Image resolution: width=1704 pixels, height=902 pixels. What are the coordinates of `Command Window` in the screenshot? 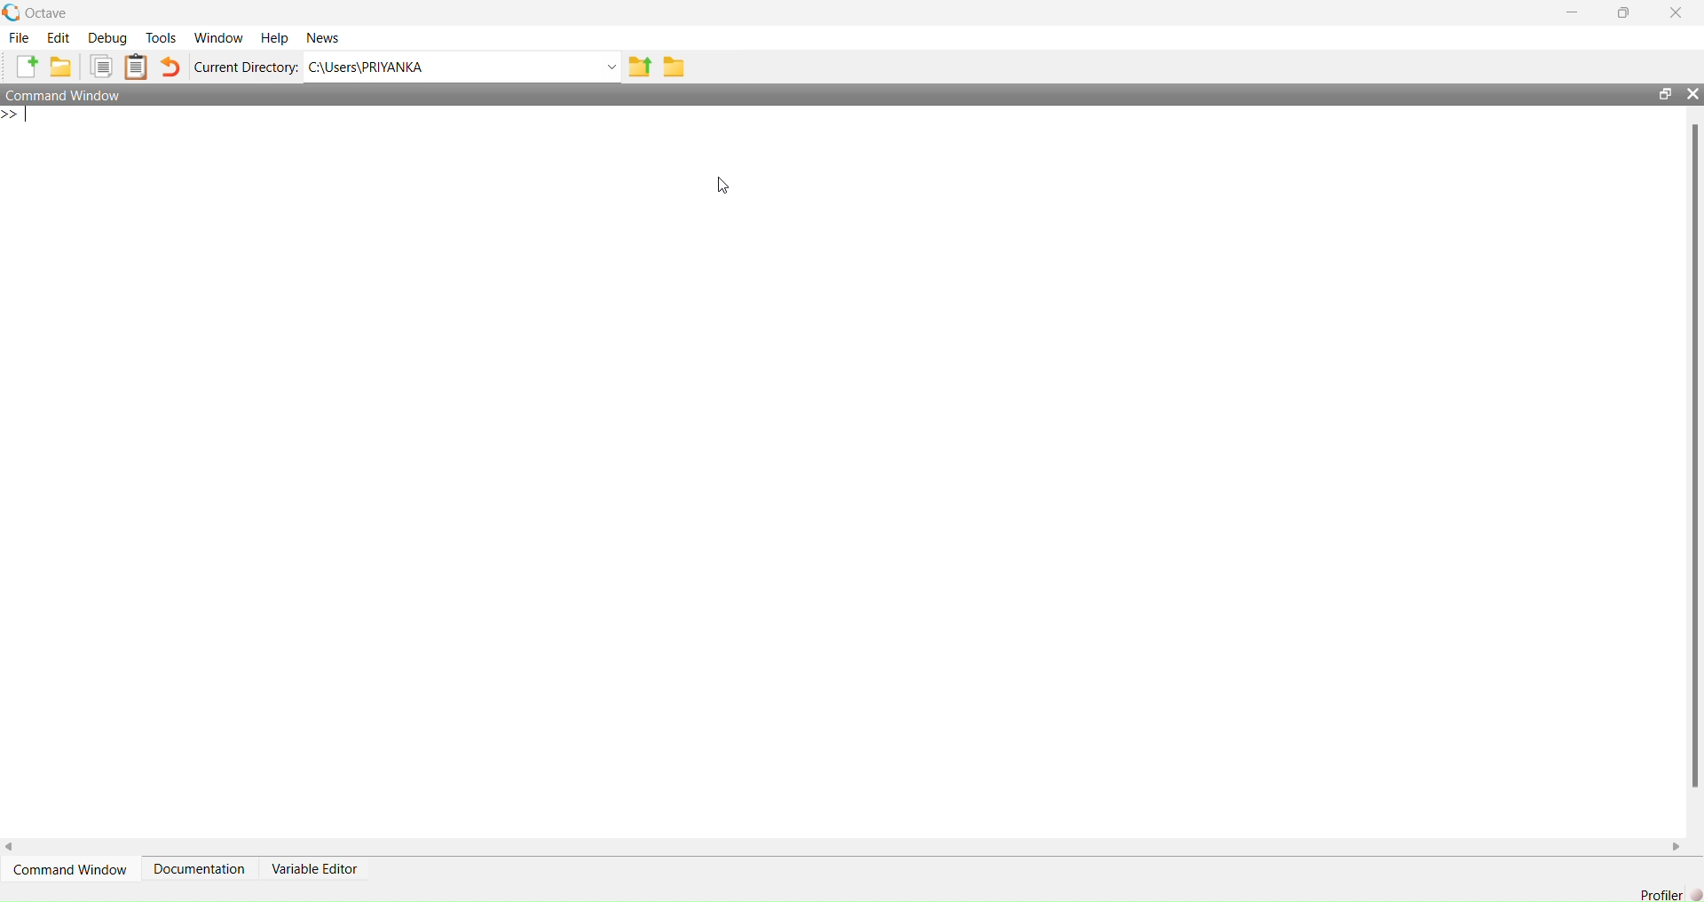 It's located at (75, 870).